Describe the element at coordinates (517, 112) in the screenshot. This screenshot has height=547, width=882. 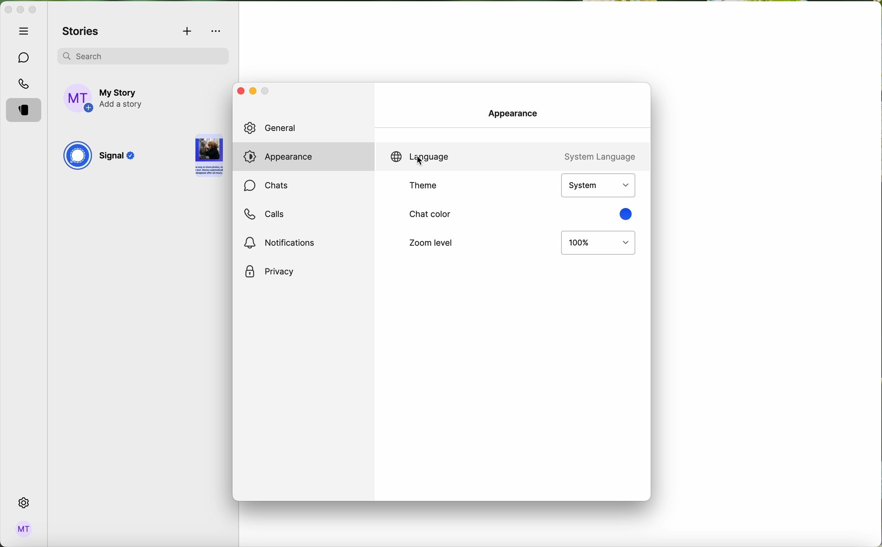
I see `appearance` at that location.